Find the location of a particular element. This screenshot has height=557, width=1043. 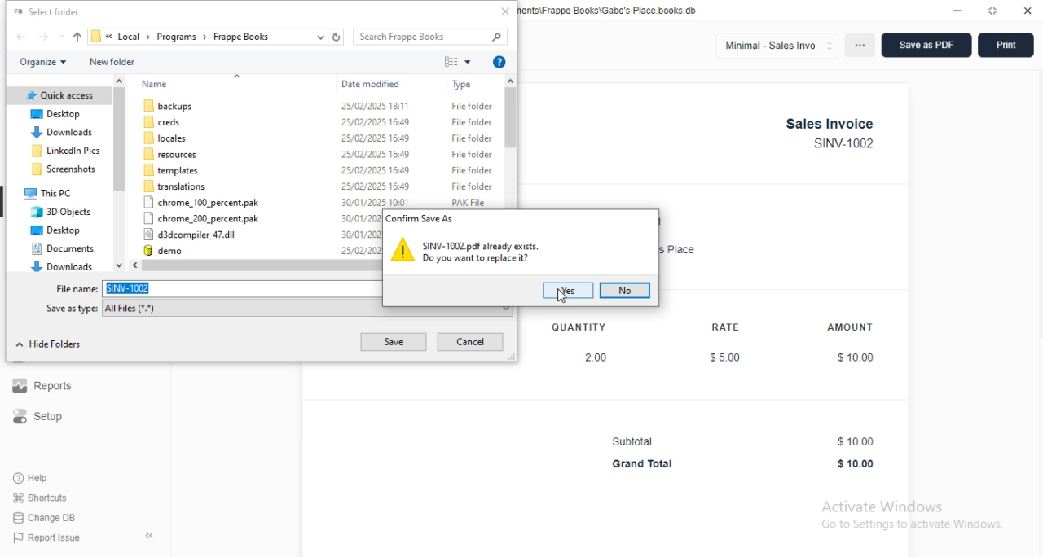

hide folders is located at coordinates (48, 344).